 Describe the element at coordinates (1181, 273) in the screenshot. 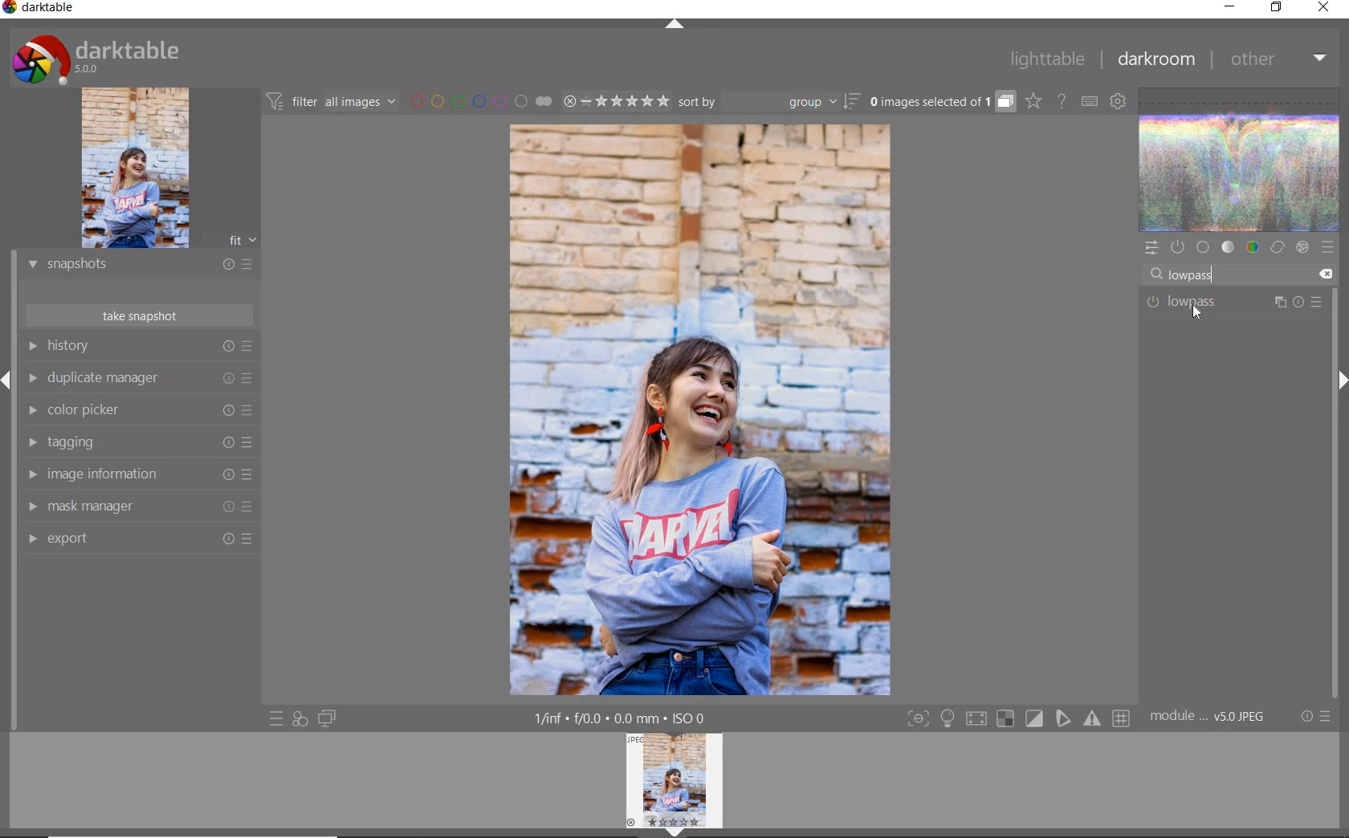

I see `cursor` at that location.